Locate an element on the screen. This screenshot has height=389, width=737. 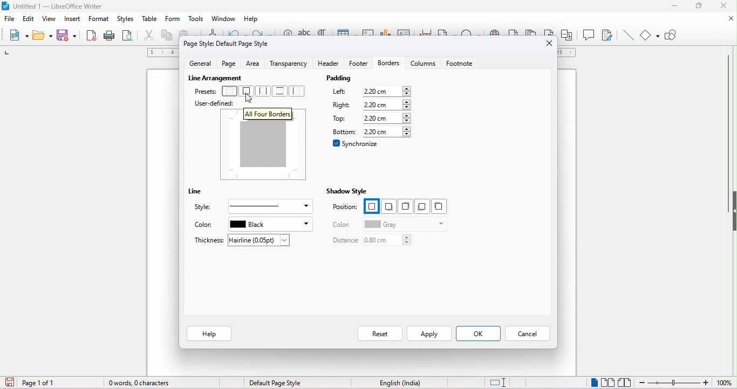
window is located at coordinates (223, 19).